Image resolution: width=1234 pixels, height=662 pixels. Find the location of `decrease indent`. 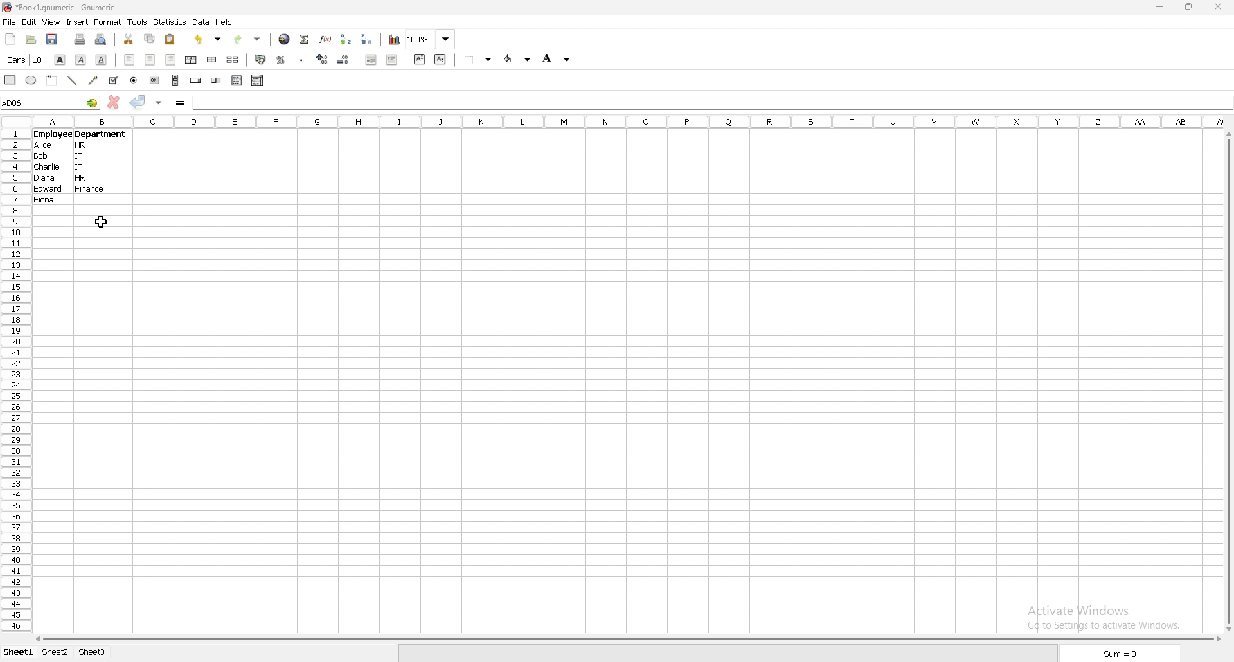

decrease indent is located at coordinates (371, 60).